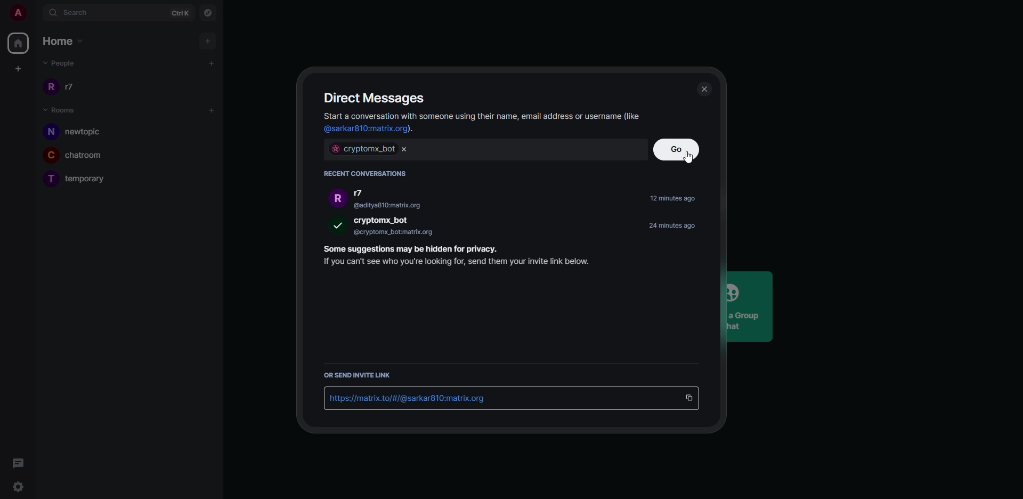 The height and width of the screenshot is (499, 1023). What do you see at coordinates (482, 116) in the screenshot?
I see `info` at bounding box center [482, 116].